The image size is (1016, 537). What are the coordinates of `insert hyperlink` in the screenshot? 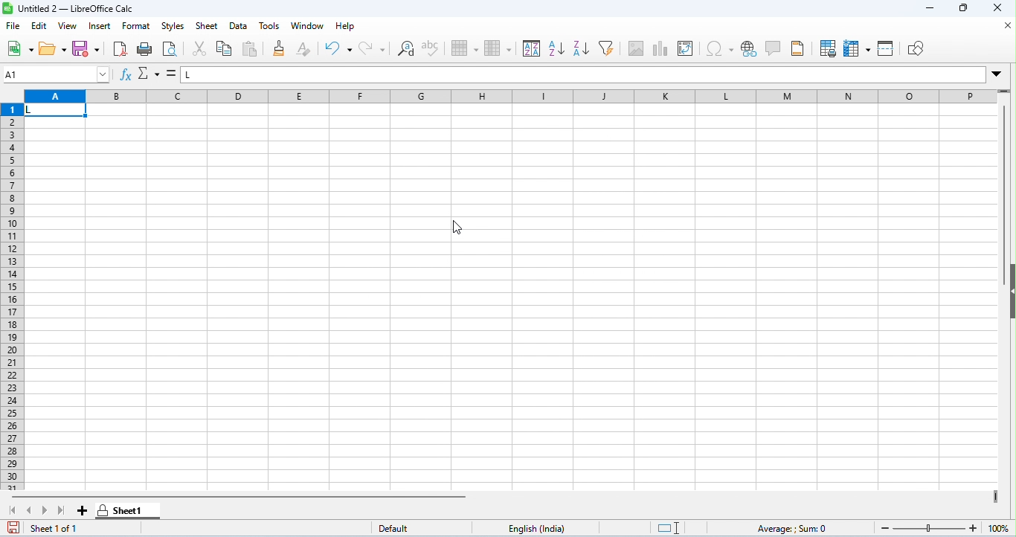 It's located at (749, 49).